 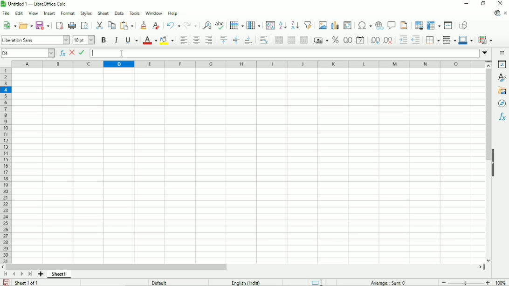 I want to click on Toggle print preview, so click(x=84, y=26).